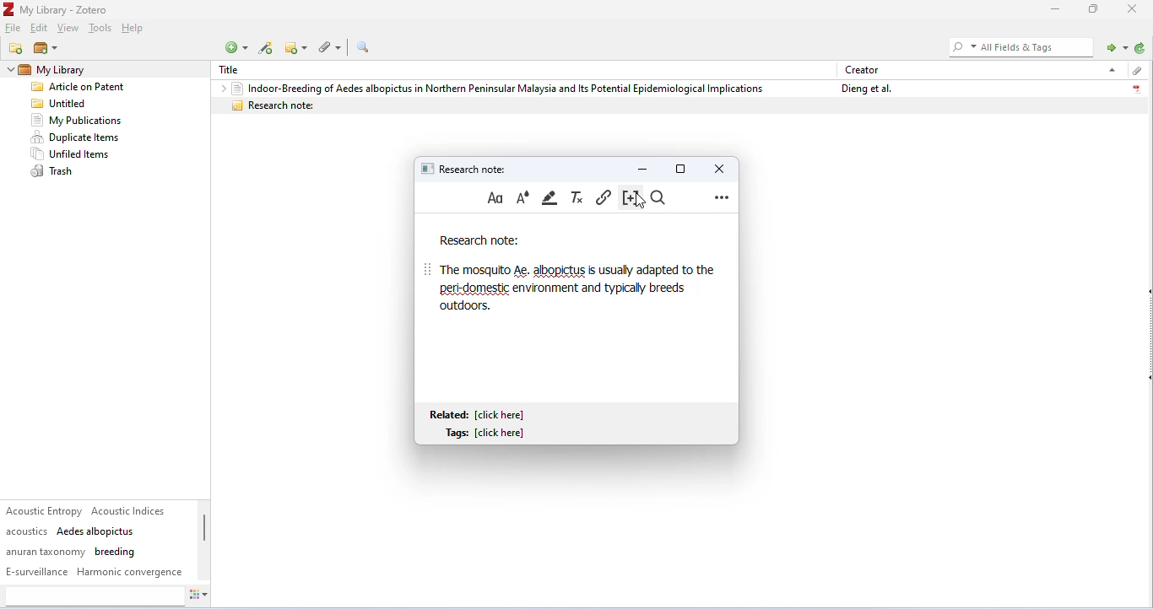 The width and height of the screenshot is (1153, 609). I want to click on Article on Patent, so click(84, 88).